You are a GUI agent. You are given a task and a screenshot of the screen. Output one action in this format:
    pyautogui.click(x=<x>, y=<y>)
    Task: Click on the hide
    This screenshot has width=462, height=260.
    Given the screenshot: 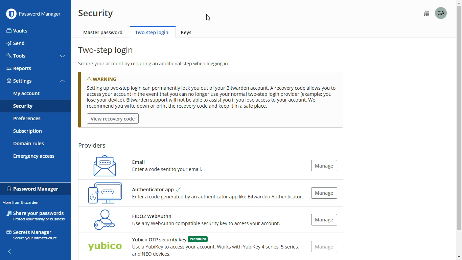 What is the action you would take?
    pyautogui.click(x=9, y=250)
    